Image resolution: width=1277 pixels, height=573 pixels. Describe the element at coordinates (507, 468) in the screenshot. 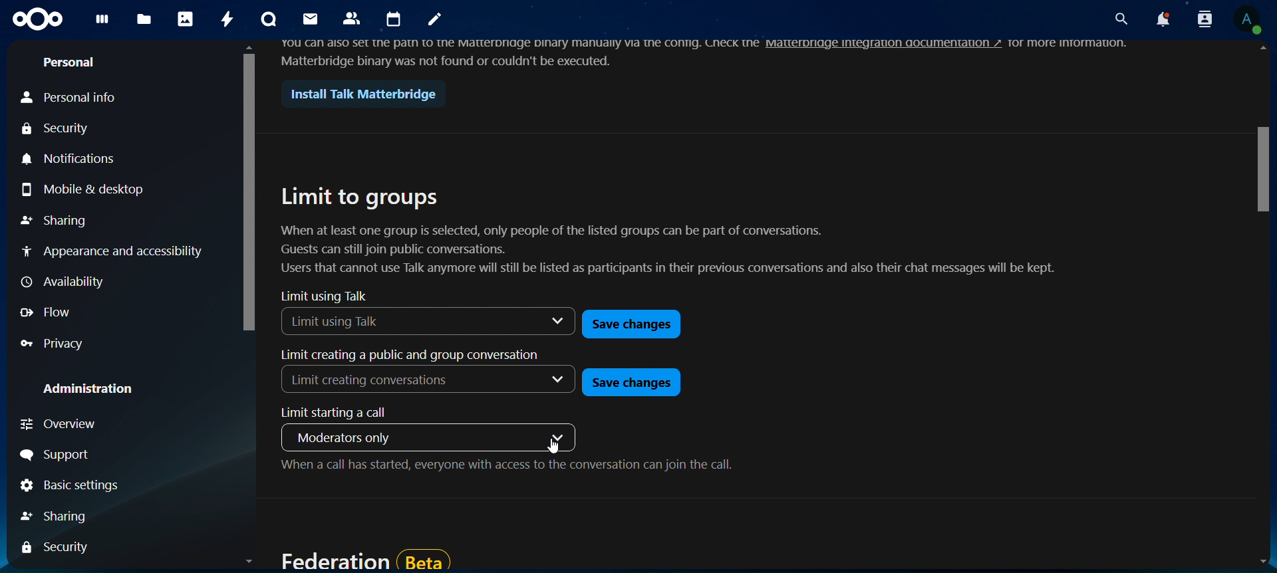

I see `When a call has started, everyone with access to the conversation can join the call.` at that location.